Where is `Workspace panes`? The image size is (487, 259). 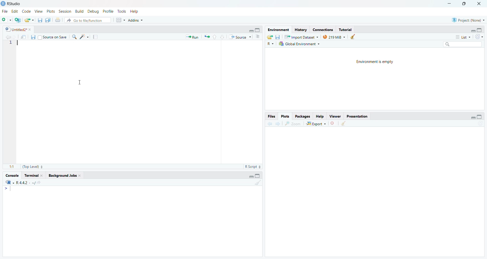 Workspace panes is located at coordinates (119, 20).